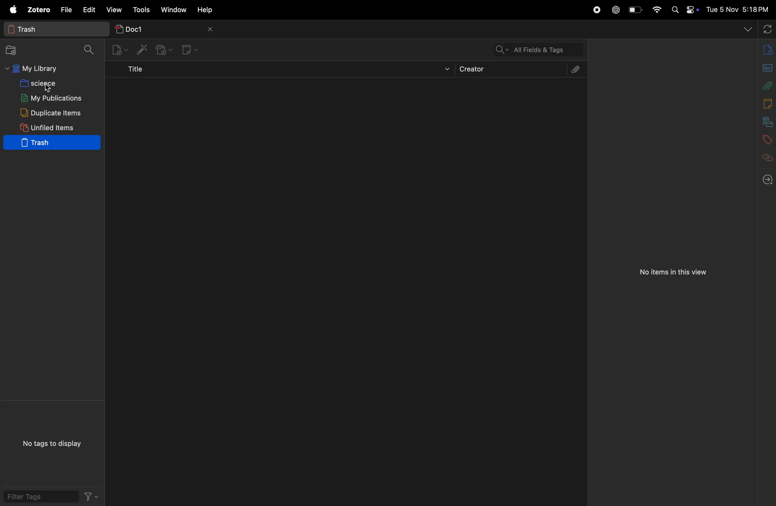 This screenshot has height=506, width=776. What do you see at coordinates (49, 126) in the screenshot?
I see `unified items` at bounding box center [49, 126].